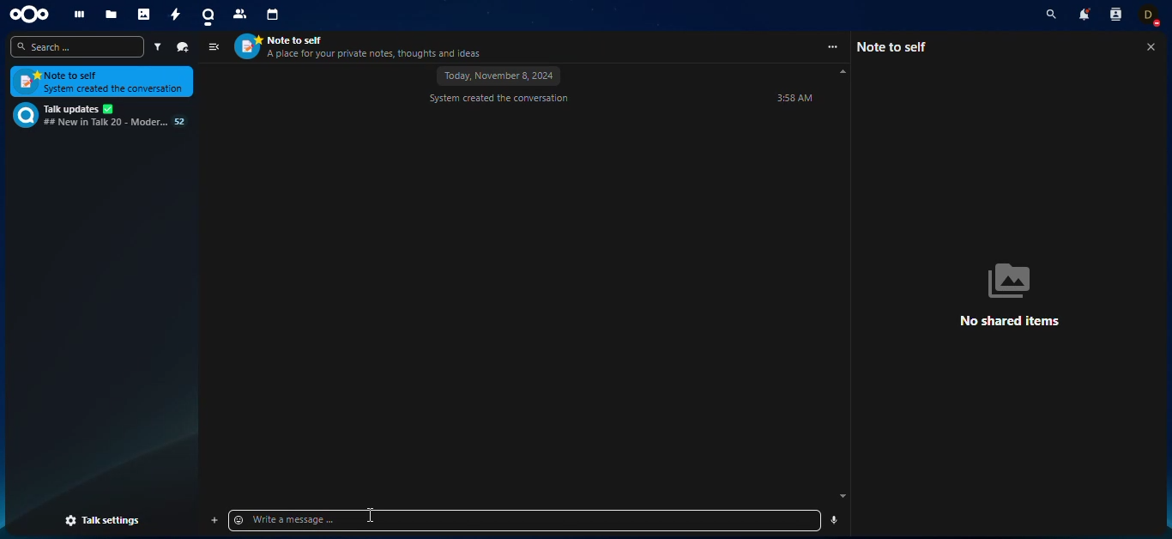 This screenshot has width=1172, height=539. What do you see at coordinates (102, 82) in the screenshot?
I see `note` at bounding box center [102, 82].